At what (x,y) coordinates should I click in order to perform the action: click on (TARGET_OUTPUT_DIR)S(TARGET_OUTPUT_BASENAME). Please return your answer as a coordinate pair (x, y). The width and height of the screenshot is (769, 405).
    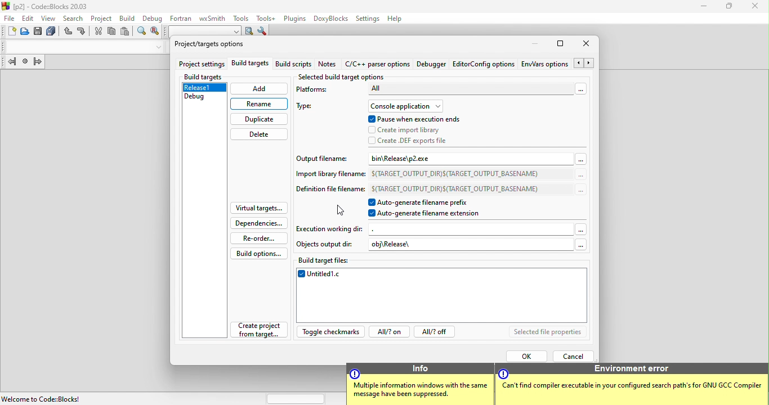
    Looking at the image, I should click on (454, 187).